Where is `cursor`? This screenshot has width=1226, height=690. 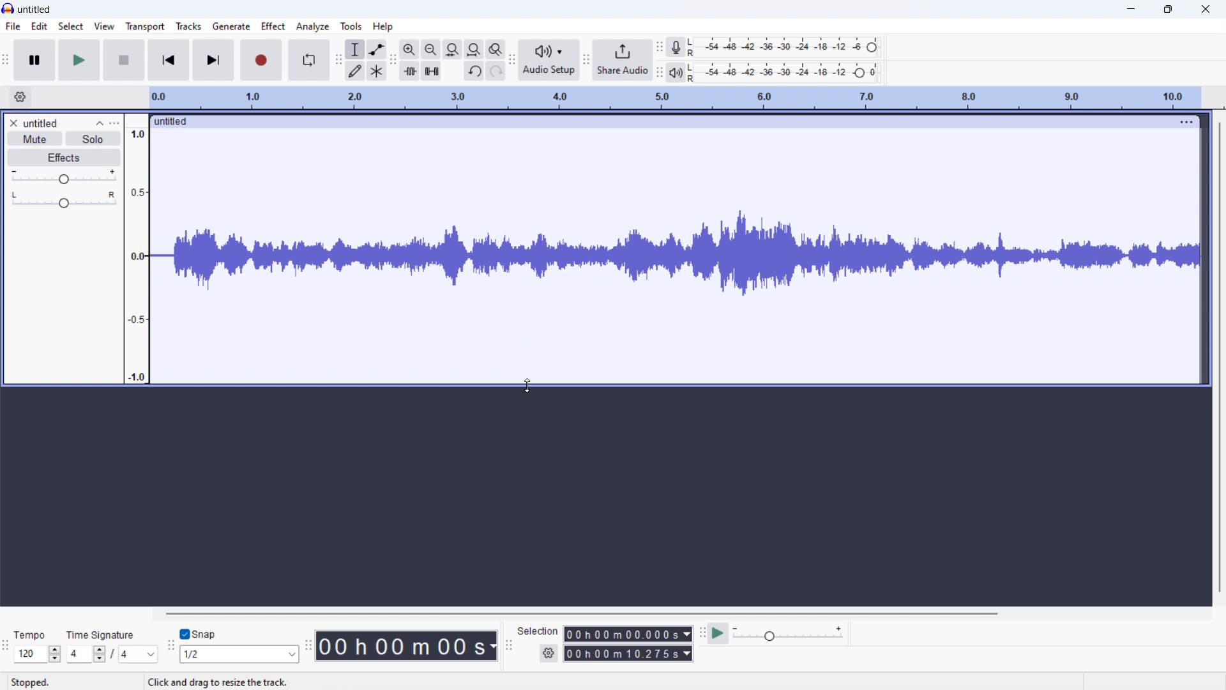
cursor is located at coordinates (522, 387).